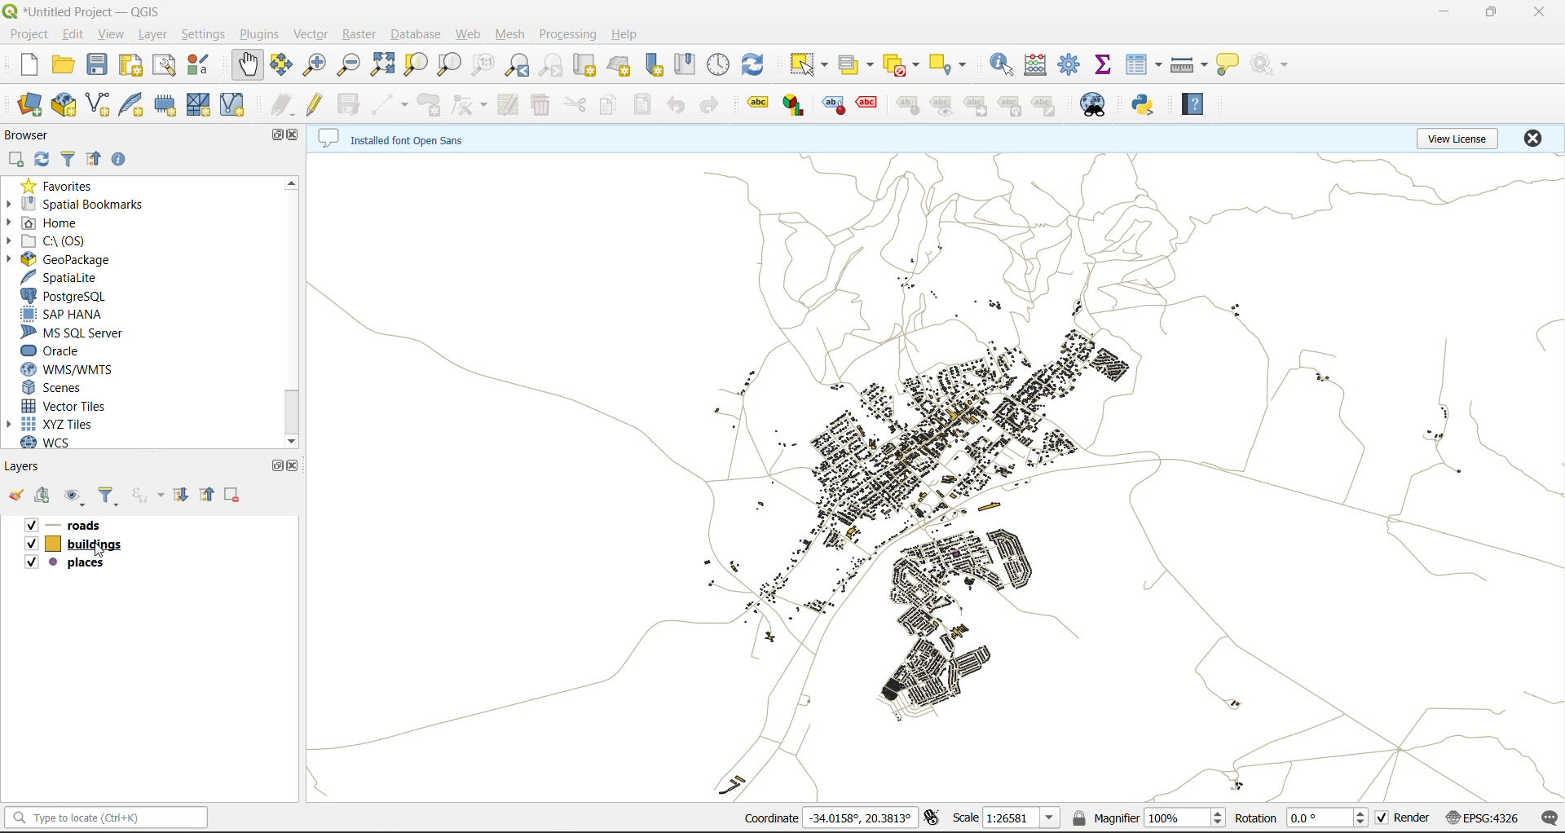 The image size is (1565, 833). Describe the element at coordinates (655, 63) in the screenshot. I see `new spatial bookmark` at that location.